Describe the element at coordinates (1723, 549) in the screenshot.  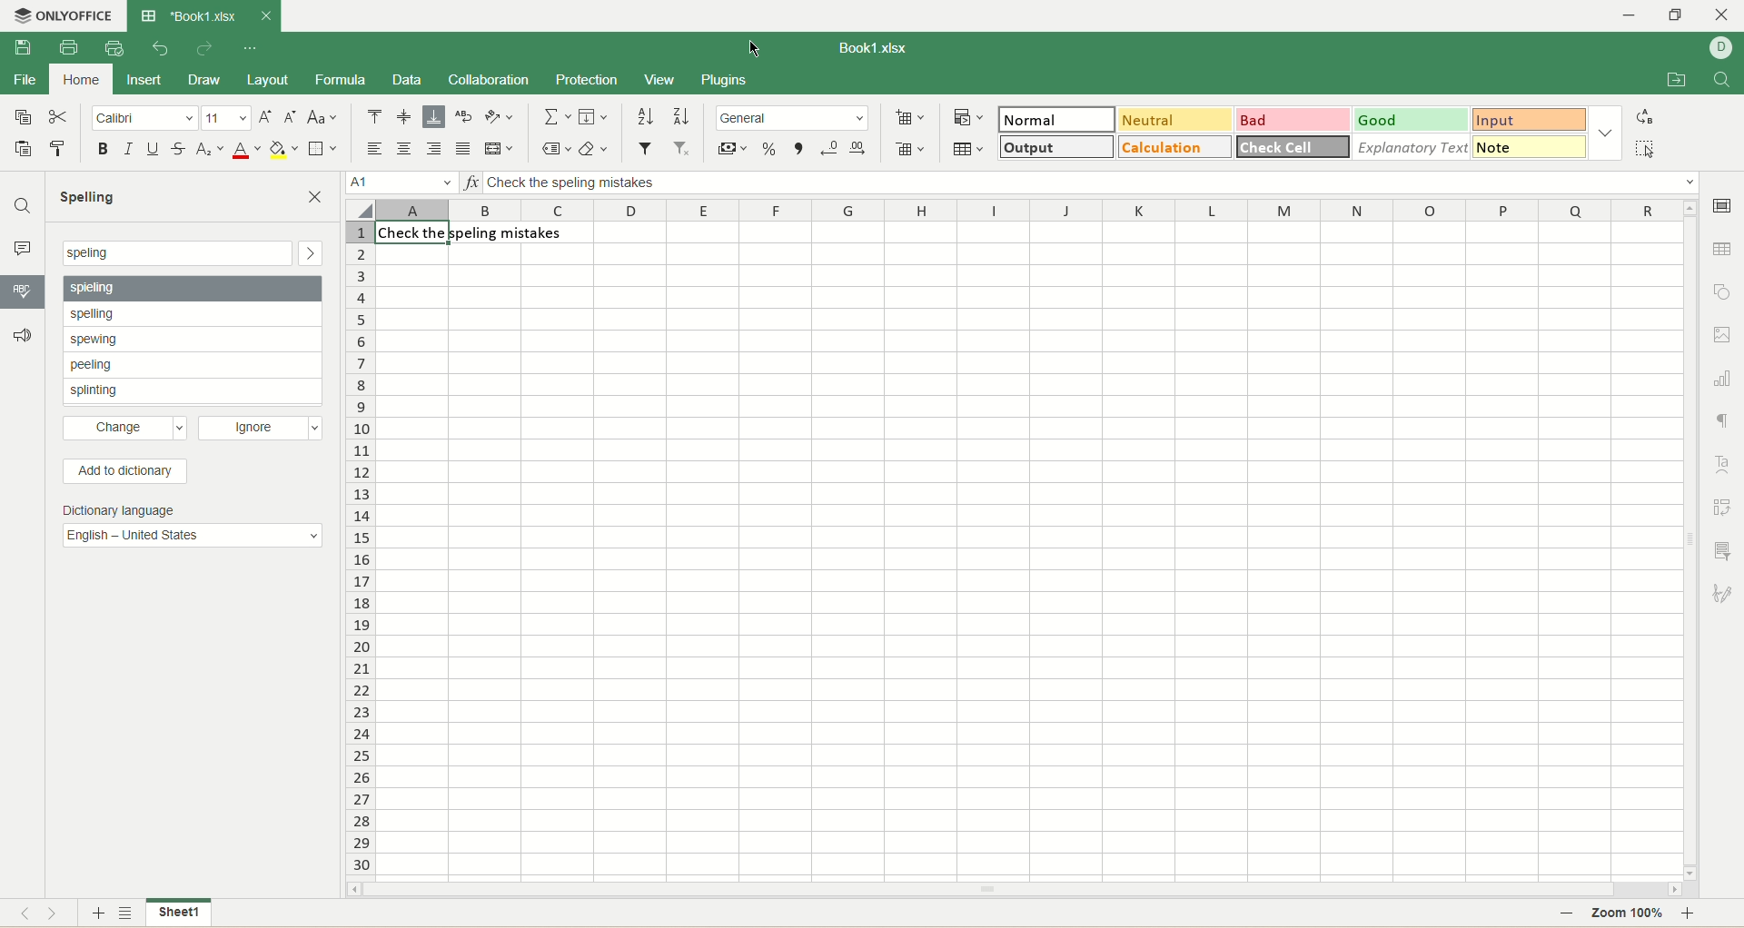
I see `slicer settings` at that location.